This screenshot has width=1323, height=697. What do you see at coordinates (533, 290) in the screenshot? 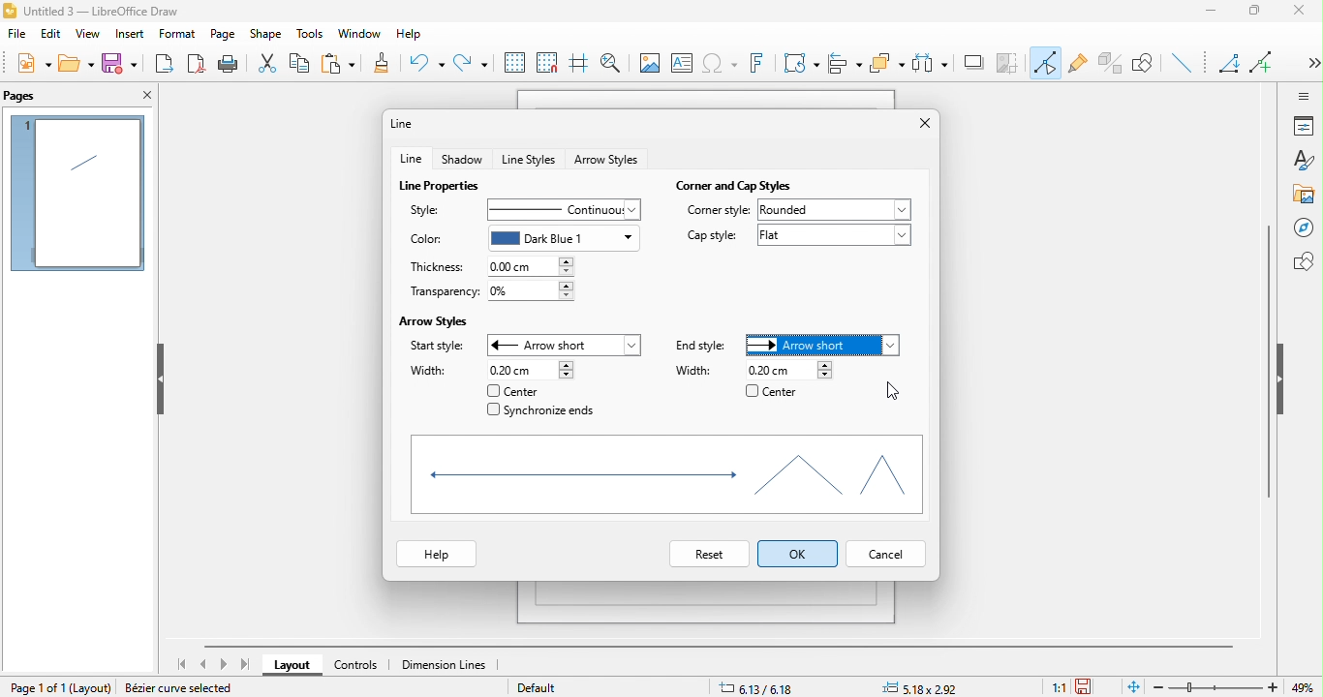
I see `0%` at bounding box center [533, 290].